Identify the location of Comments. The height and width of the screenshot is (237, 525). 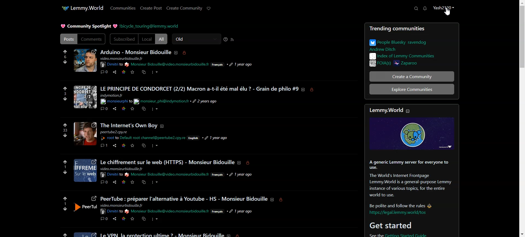
(92, 39).